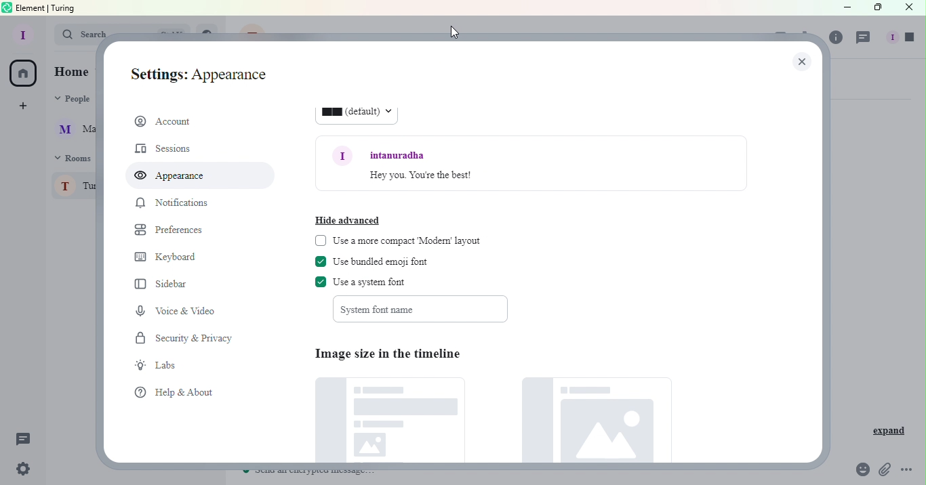  What do you see at coordinates (383, 281) in the screenshot?
I see `Use system font` at bounding box center [383, 281].